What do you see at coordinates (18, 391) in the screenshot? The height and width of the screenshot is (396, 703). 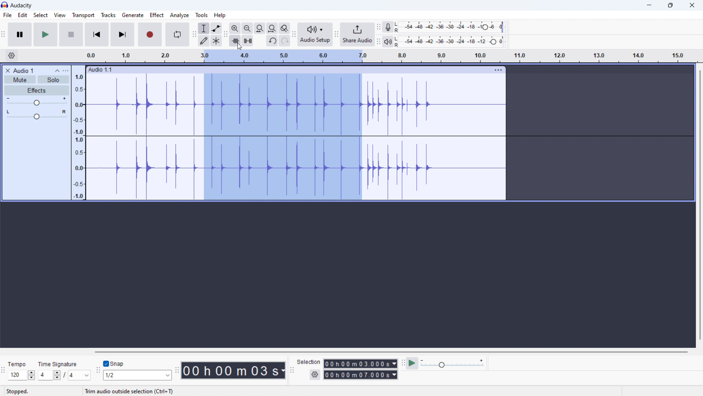 I see `Stopped` at bounding box center [18, 391].